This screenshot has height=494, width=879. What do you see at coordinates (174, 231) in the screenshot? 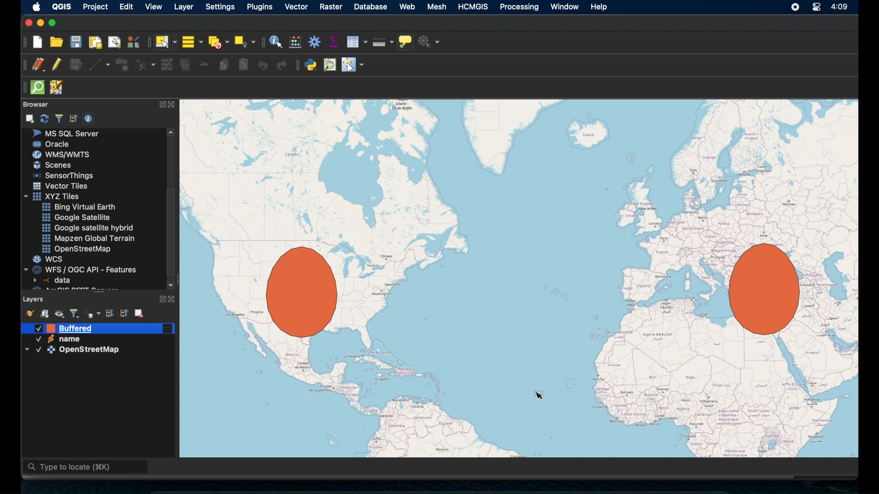
I see `scroll box` at bounding box center [174, 231].